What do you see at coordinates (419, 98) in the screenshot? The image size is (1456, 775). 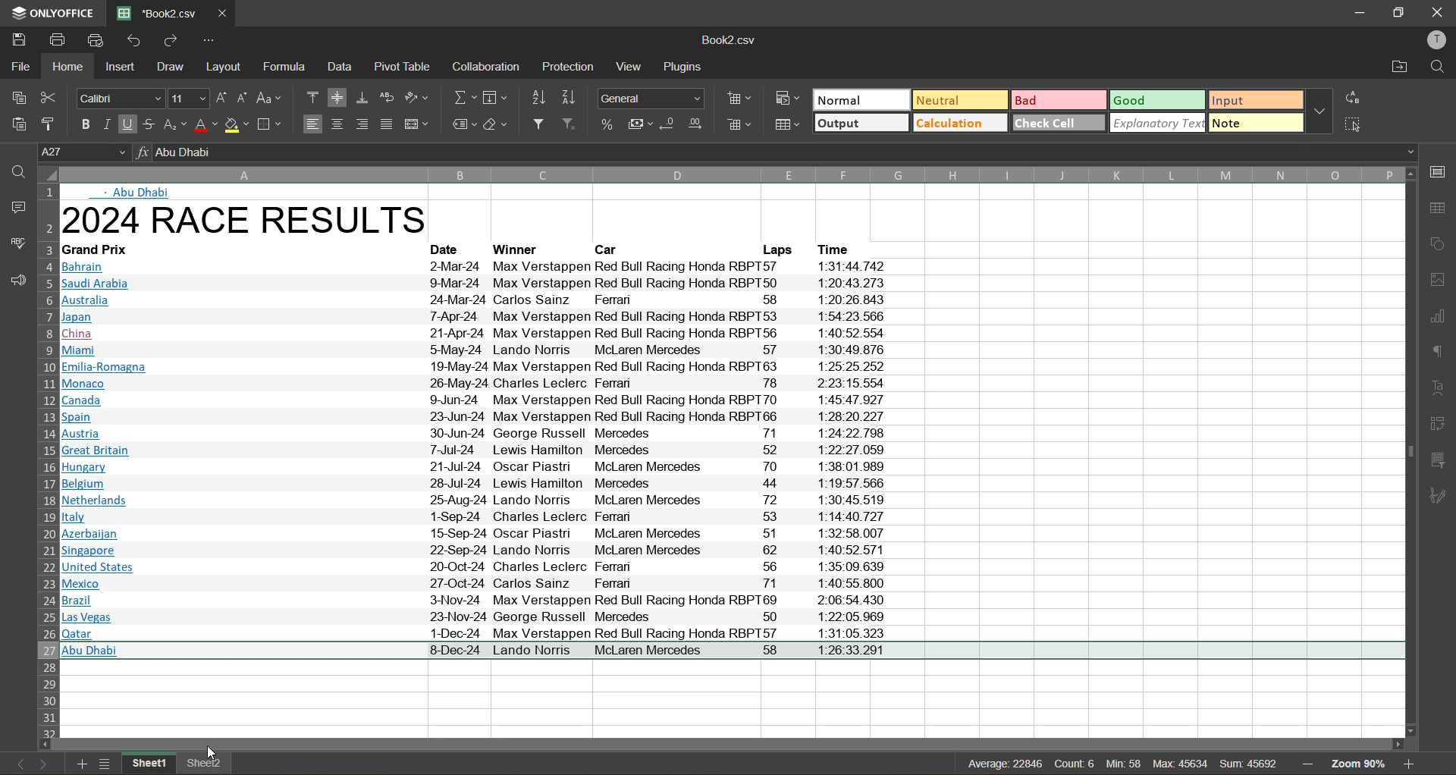 I see `orientation` at bounding box center [419, 98].